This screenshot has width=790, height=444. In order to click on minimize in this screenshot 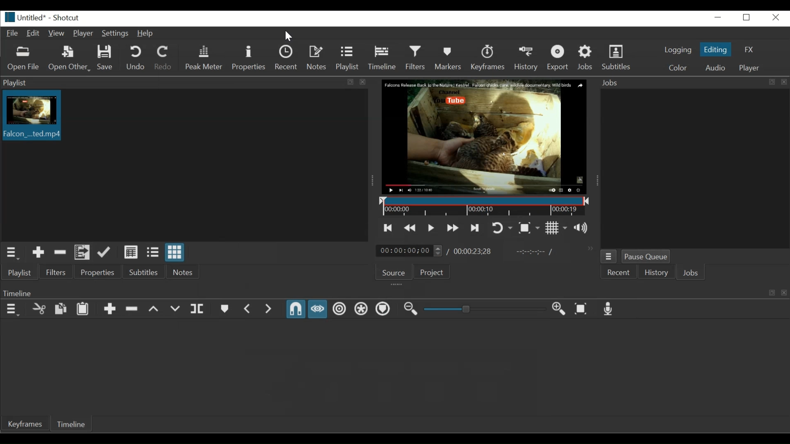, I will do `click(719, 18)`.